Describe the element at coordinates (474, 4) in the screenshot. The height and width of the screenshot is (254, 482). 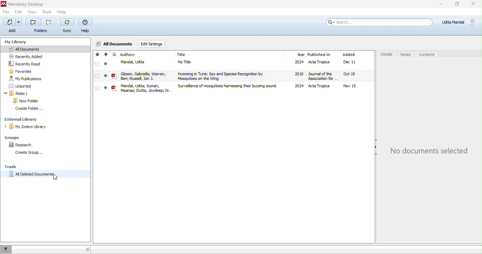
I see `close` at that location.